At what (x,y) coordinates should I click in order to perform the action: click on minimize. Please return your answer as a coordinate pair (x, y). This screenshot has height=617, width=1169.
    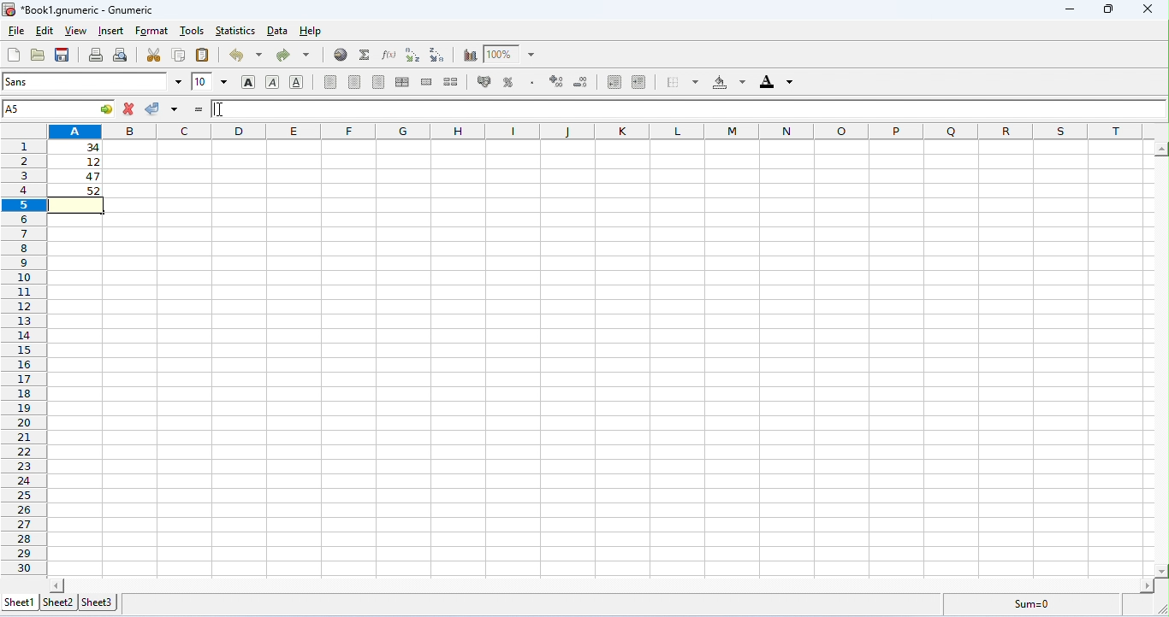
    Looking at the image, I should click on (1073, 11).